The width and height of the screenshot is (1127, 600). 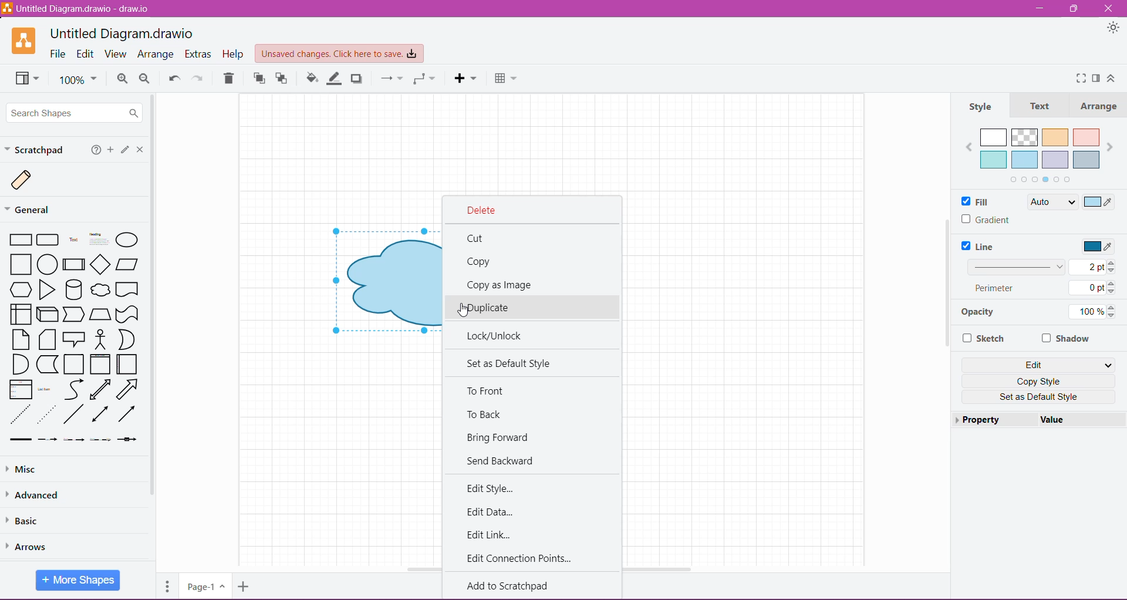 I want to click on Line Color, so click(x=335, y=79).